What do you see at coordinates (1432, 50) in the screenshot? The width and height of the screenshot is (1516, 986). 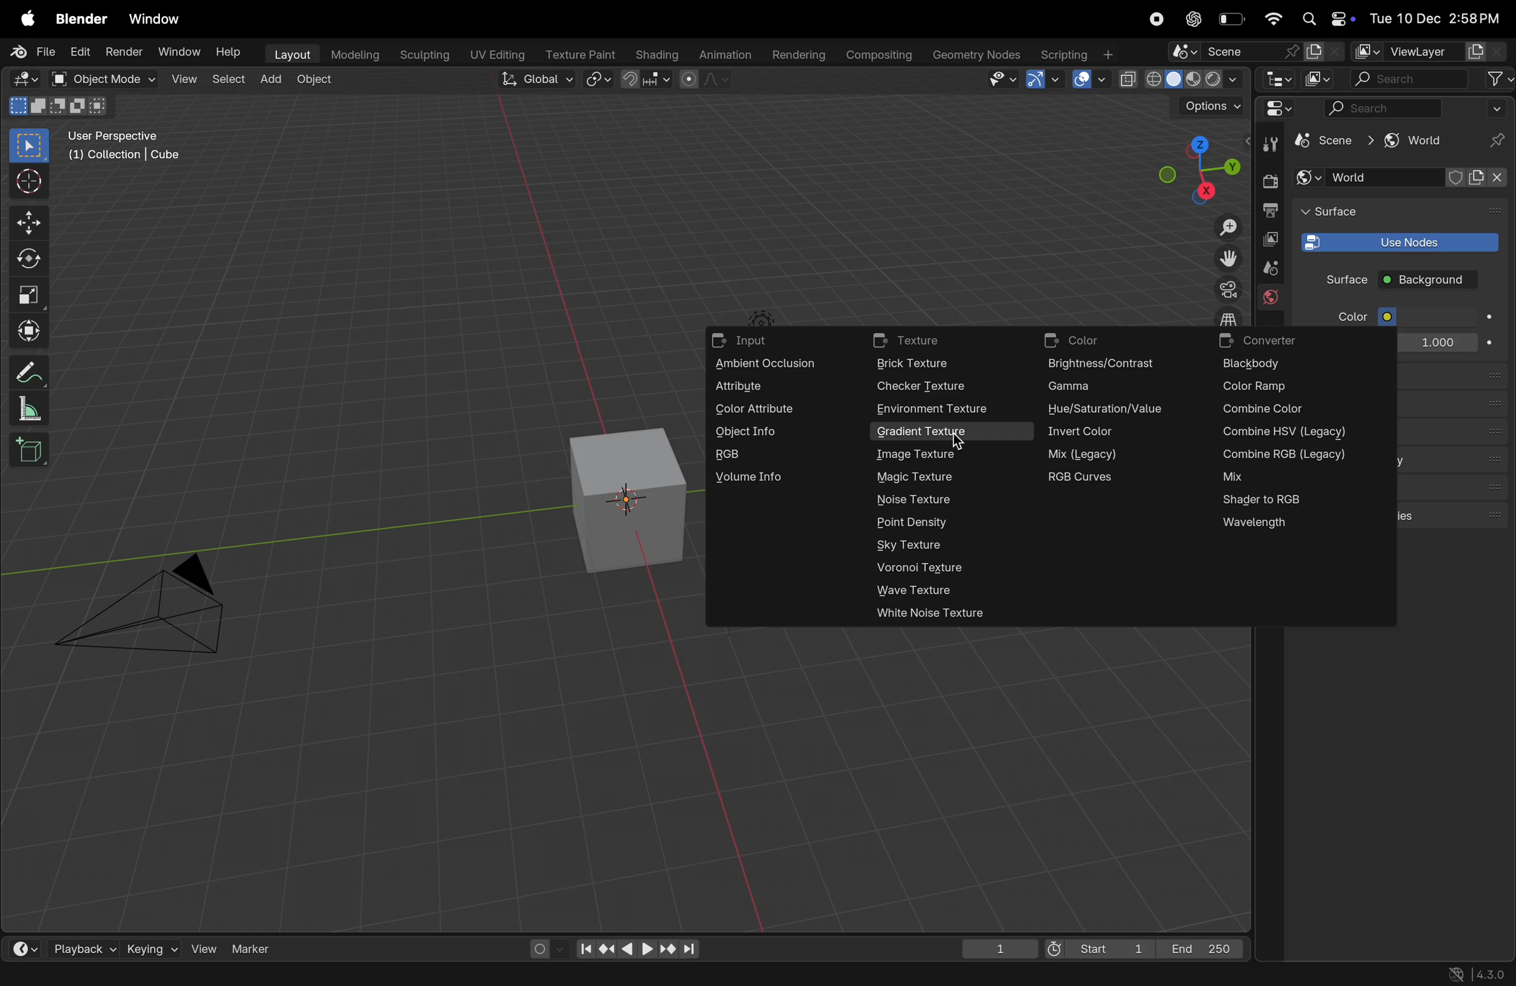 I see `View layer` at bounding box center [1432, 50].